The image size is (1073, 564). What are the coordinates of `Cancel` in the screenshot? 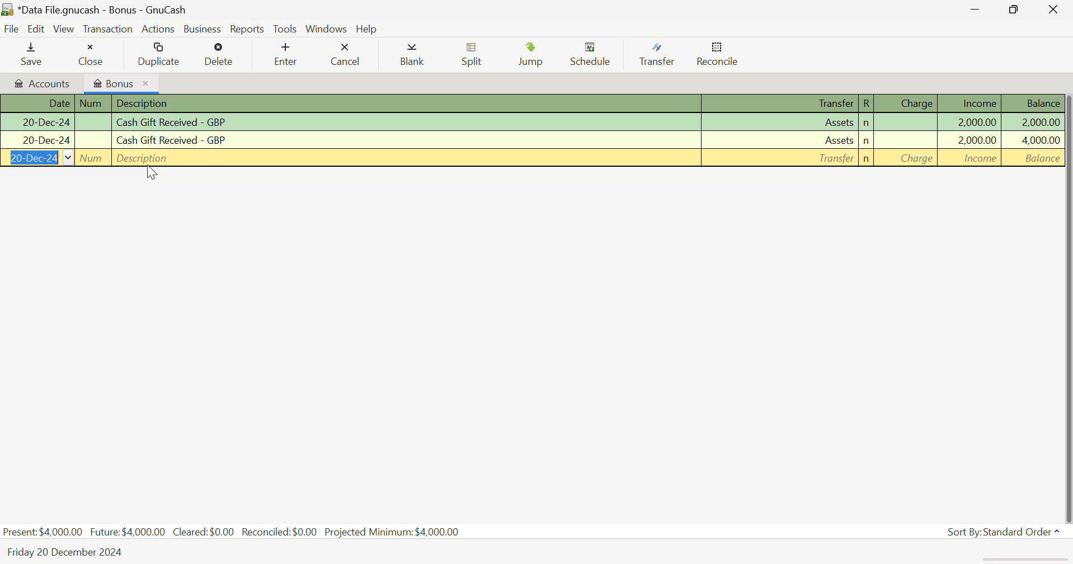 It's located at (345, 53).